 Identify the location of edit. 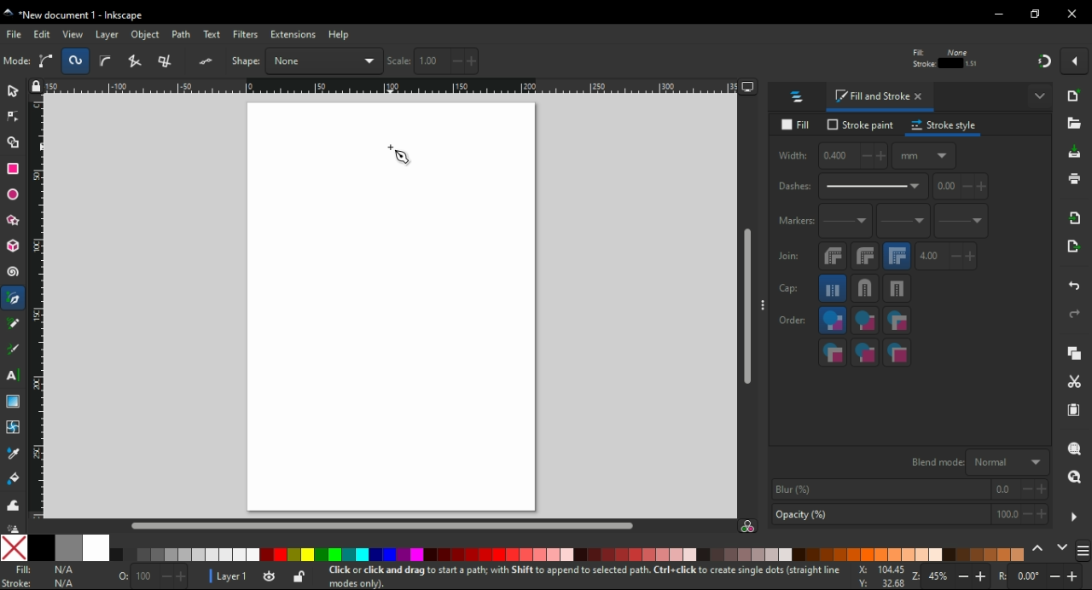
(43, 34).